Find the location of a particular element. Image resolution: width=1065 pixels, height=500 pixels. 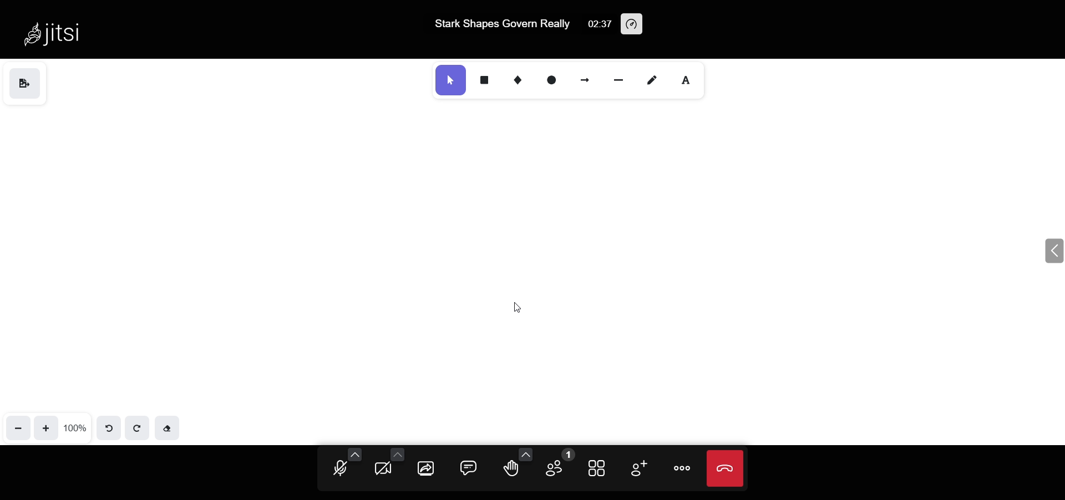

save as image is located at coordinates (24, 85).